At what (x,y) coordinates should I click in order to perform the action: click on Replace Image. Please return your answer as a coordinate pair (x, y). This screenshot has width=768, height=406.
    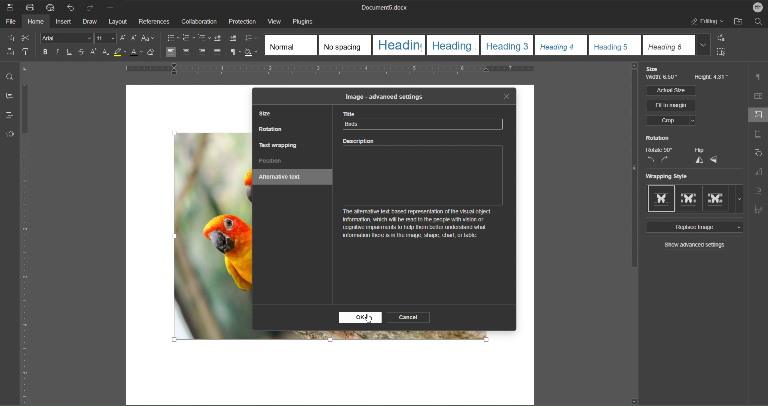
    Looking at the image, I should click on (693, 227).